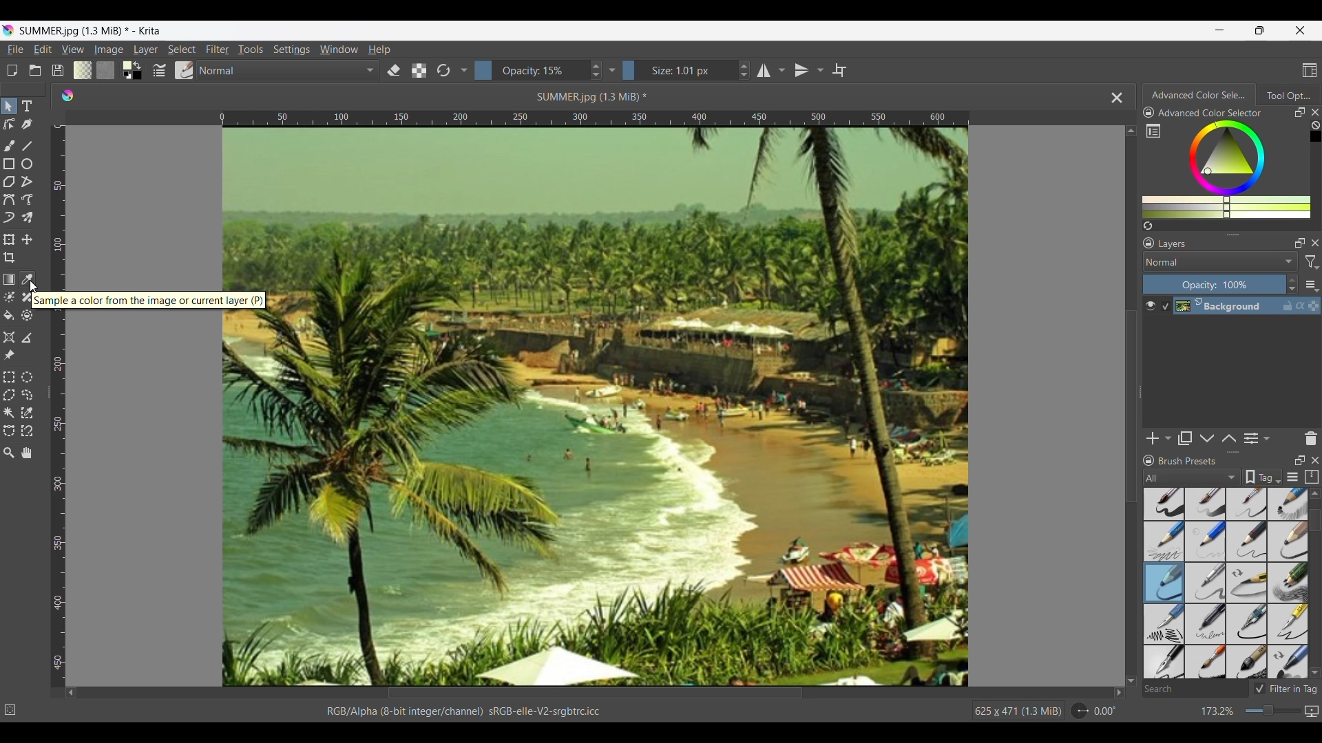 The height and width of the screenshot is (743, 1322). What do you see at coordinates (27, 316) in the screenshot?
I see `Enclose and fill tool` at bounding box center [27, 316].